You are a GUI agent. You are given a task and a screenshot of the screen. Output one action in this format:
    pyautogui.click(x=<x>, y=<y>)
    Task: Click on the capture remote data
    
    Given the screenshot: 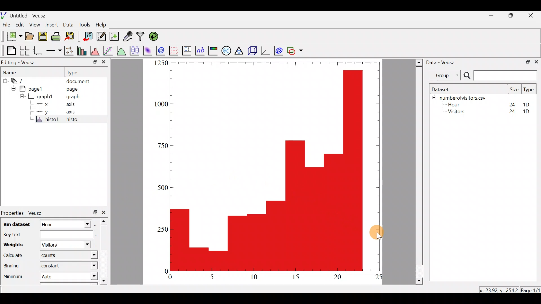 What is the action you would take?
    pyautogui.click(x=127, y=36)
    